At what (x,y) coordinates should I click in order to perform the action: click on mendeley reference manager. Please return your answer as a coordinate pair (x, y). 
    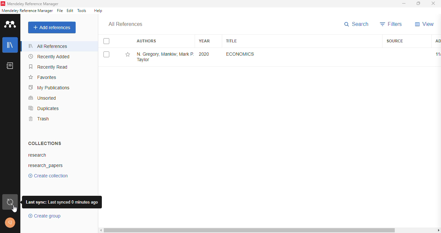
    Looking at the image, I should click on (33, 4).